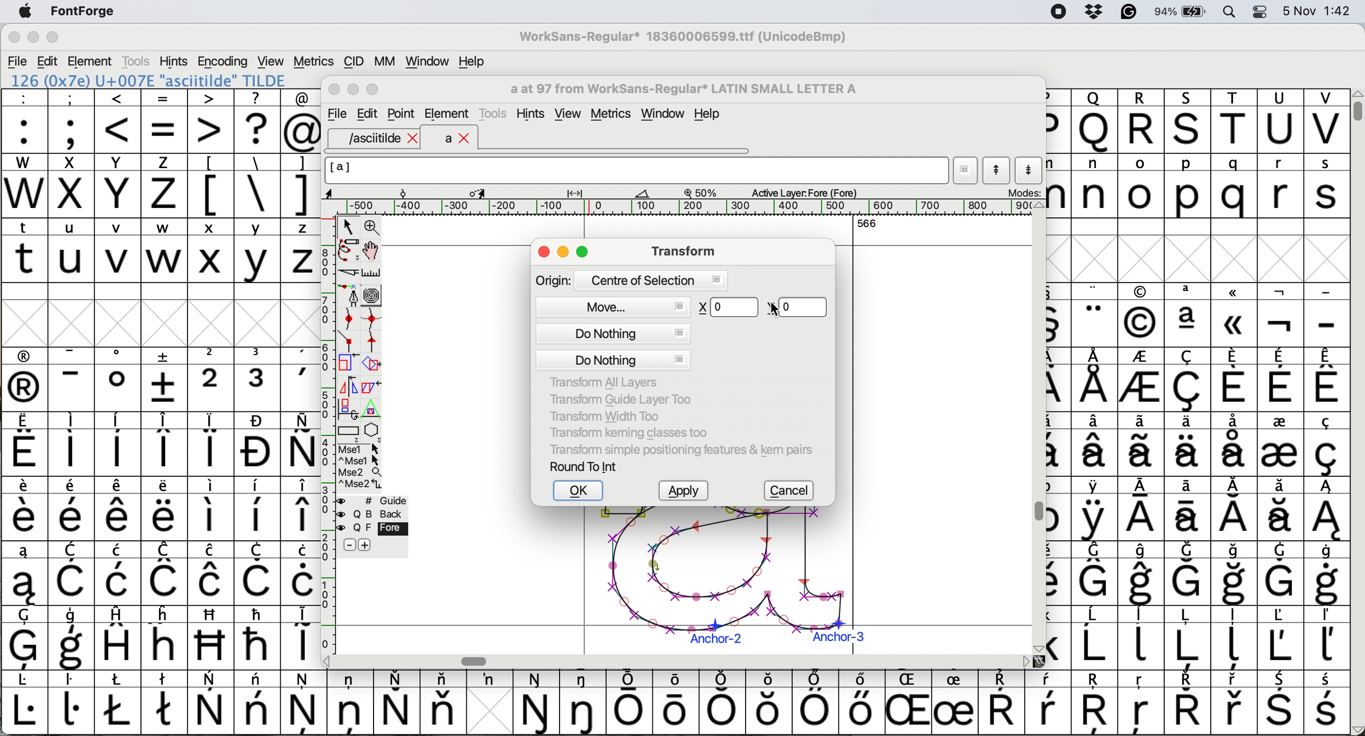  I want to click on skew selection, so click(374, 389).